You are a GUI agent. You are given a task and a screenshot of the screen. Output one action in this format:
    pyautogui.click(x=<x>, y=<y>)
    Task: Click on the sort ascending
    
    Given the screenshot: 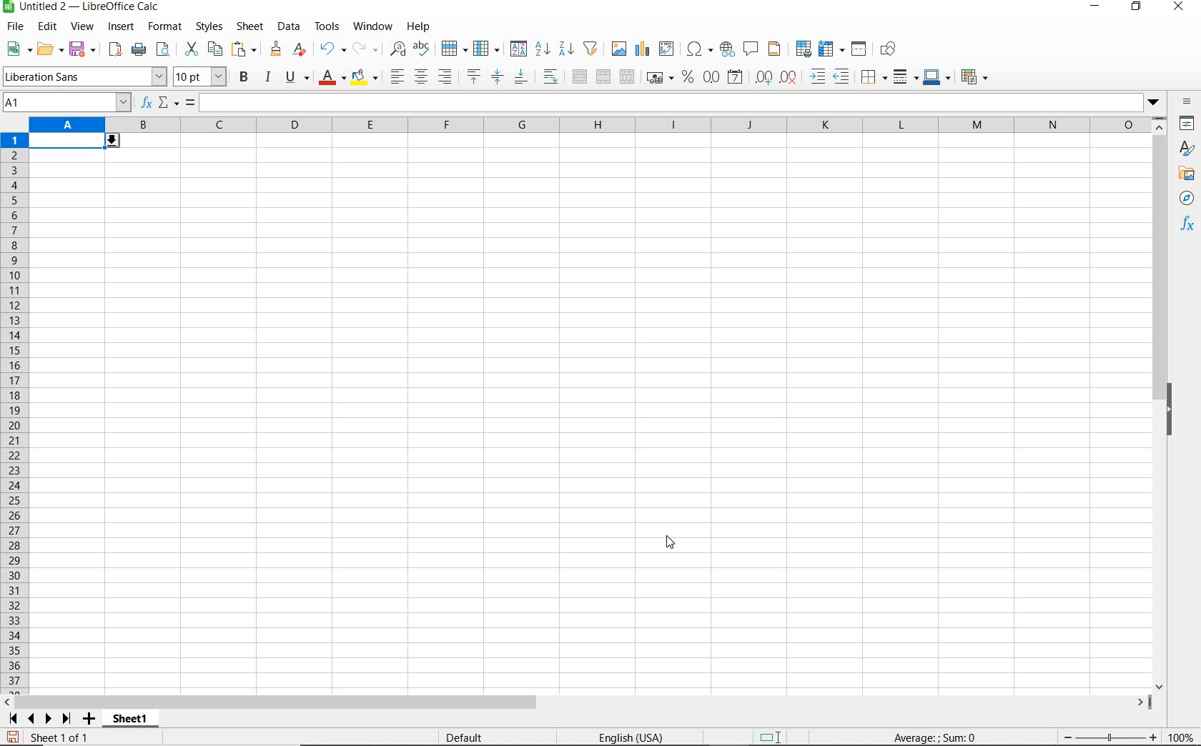 What is the action you would take?
    pyautogui.click(x=543, y=50)
    